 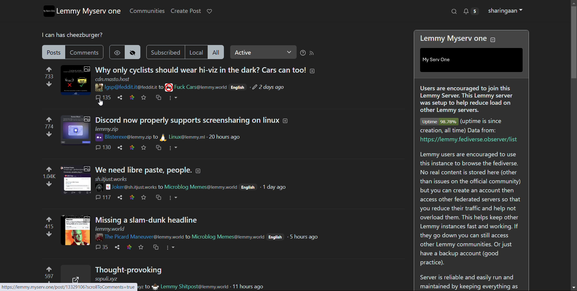 What do you see at coordinates (159, 148) in the screenshot?
I see `crosspost` at bounding box center [159, 148].